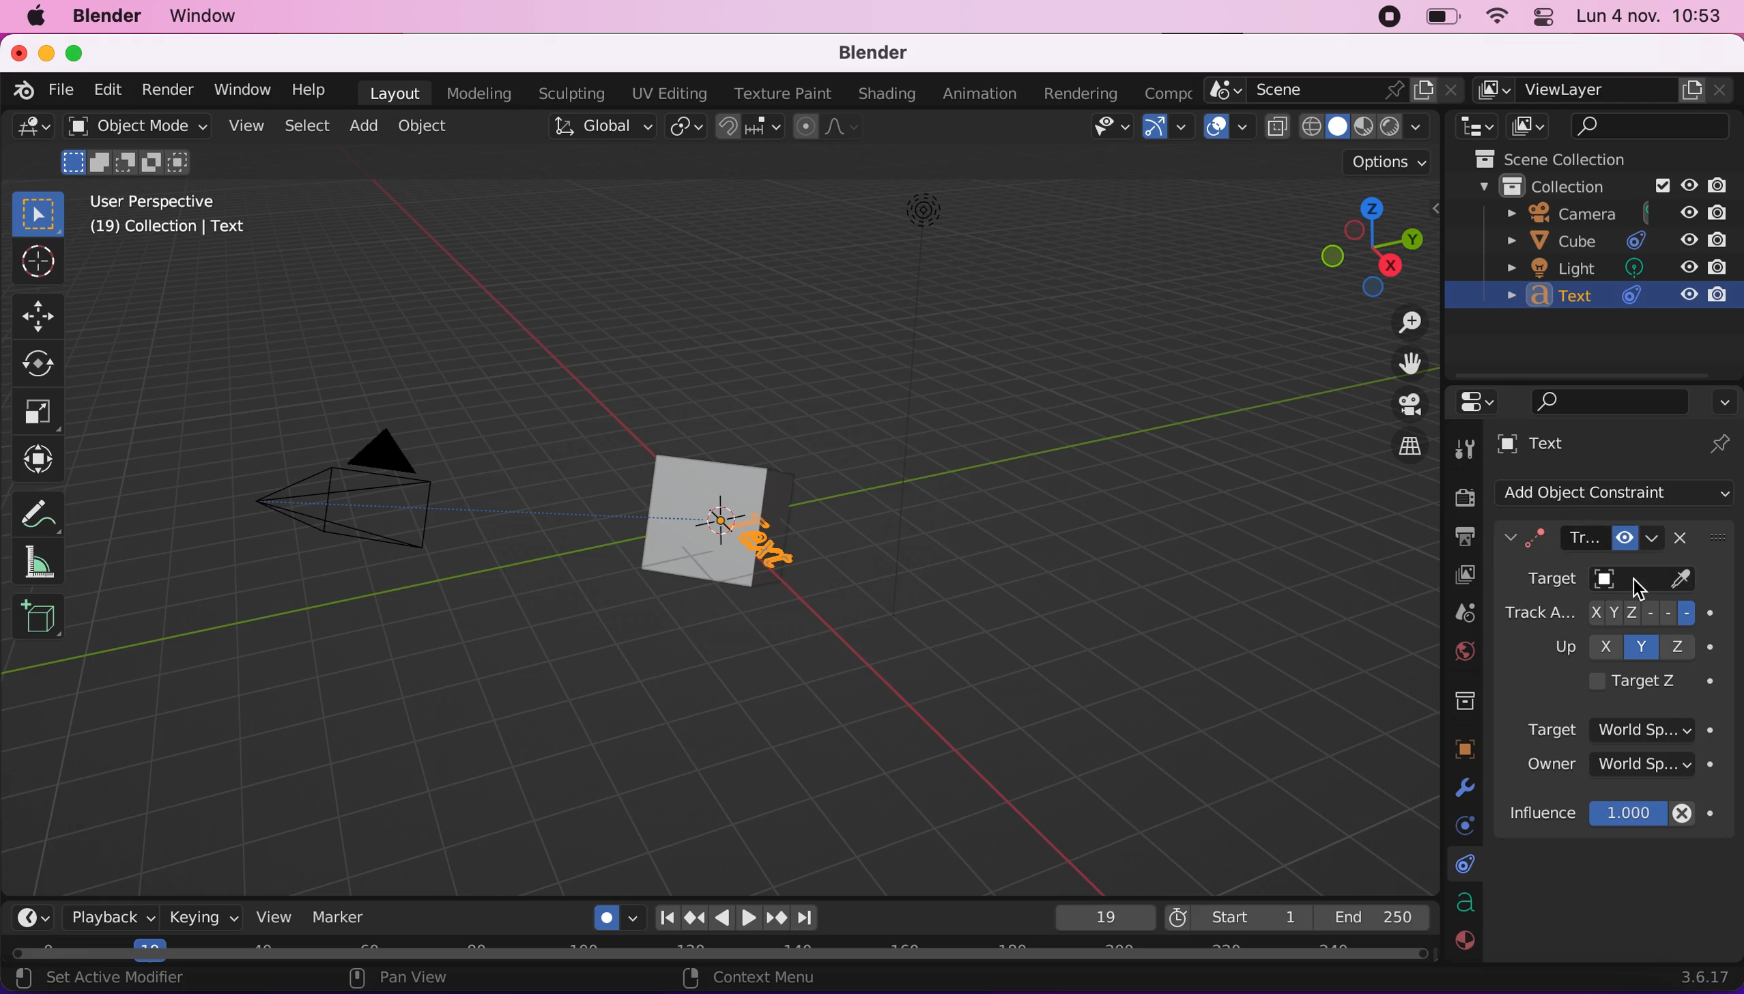  What do you see at coordinates (1611, 400) in the screenshot?
I see `search` at bounding box center [1611, 400].